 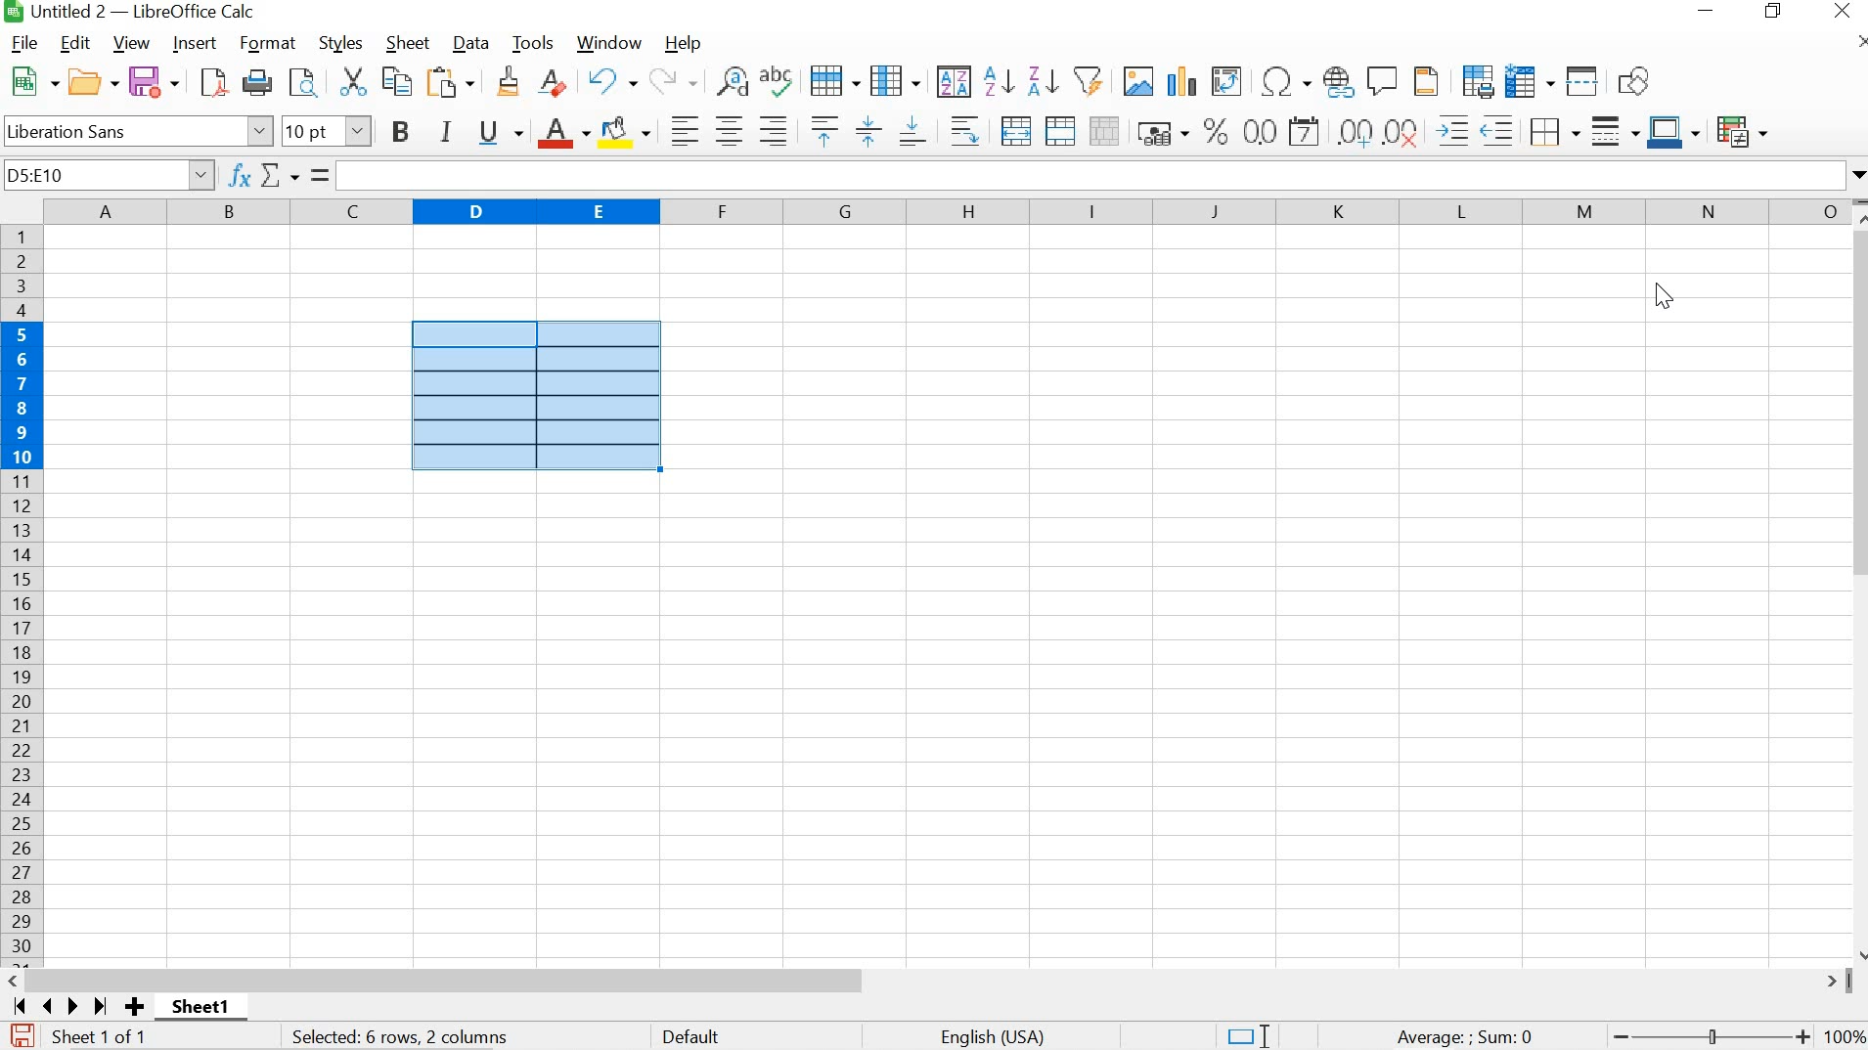 What do you see at coordinates (1666, 296) in the screenshot?
I see `cursor position` at bounding box center [1666, 296].